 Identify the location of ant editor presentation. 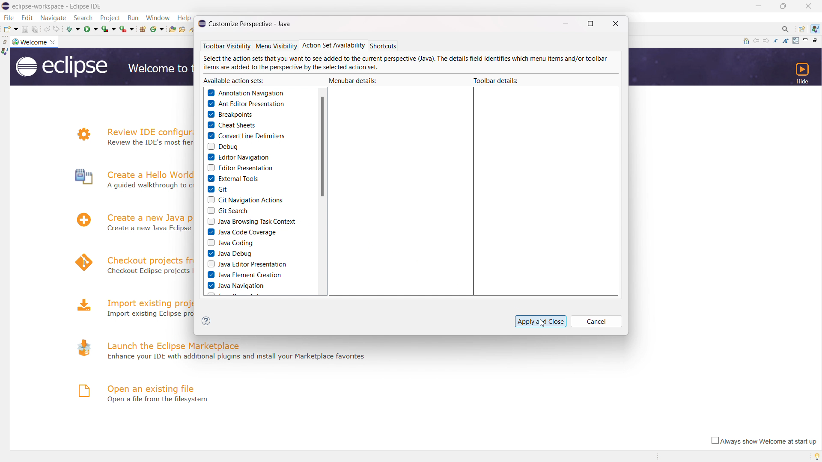
(246, 104).